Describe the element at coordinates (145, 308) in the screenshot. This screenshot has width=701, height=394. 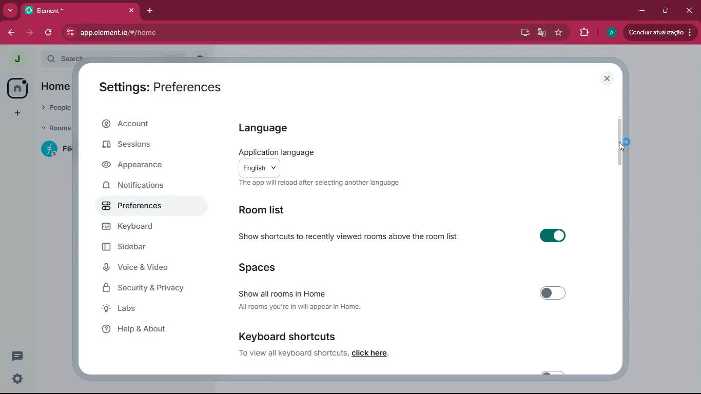
I see `Labs` at that location.